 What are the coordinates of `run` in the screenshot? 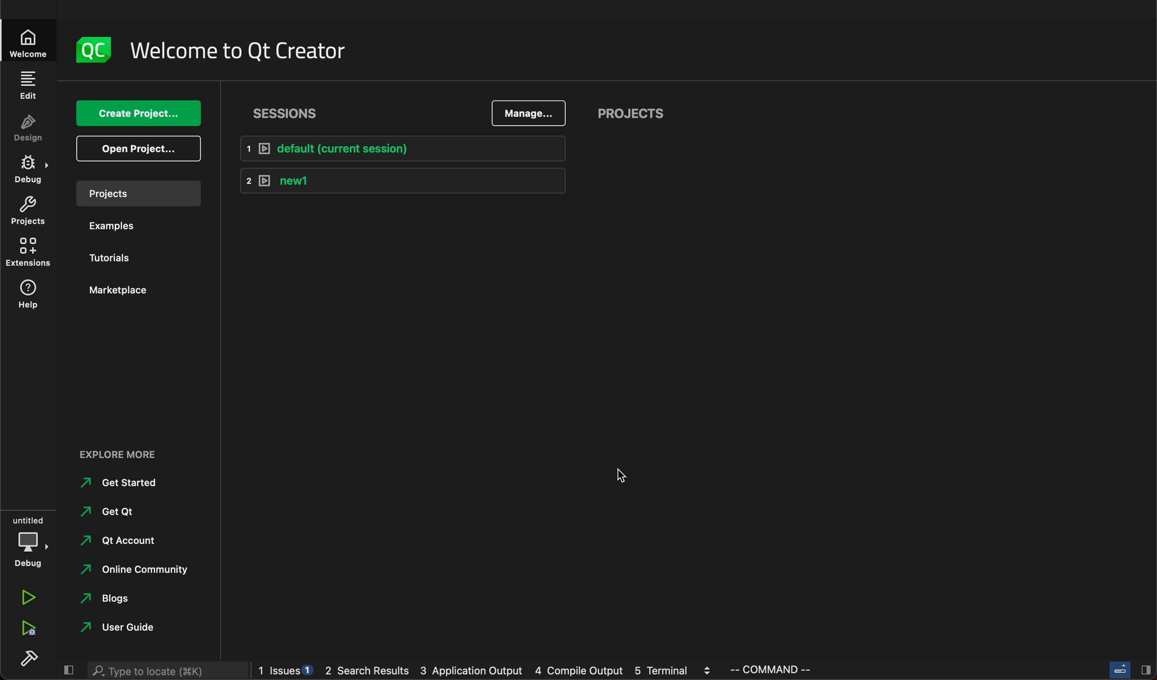 It's located at (30, 599).